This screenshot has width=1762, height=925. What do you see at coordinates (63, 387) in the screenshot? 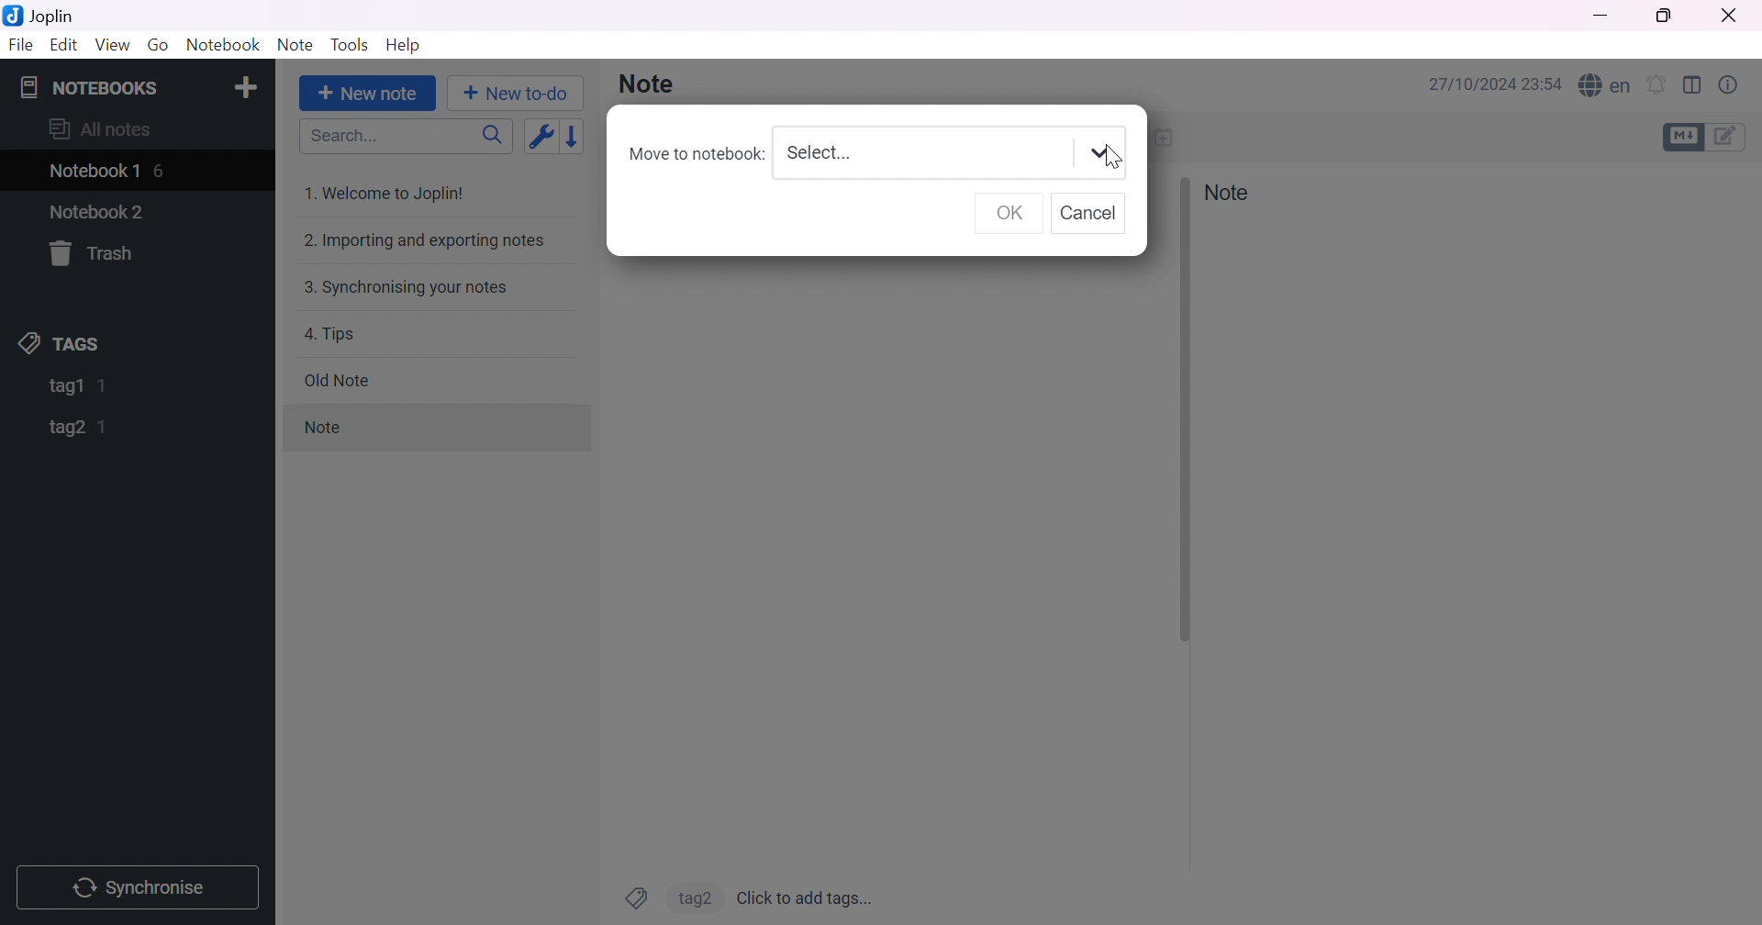
I see `tag1` at bounding box center [63, 387].